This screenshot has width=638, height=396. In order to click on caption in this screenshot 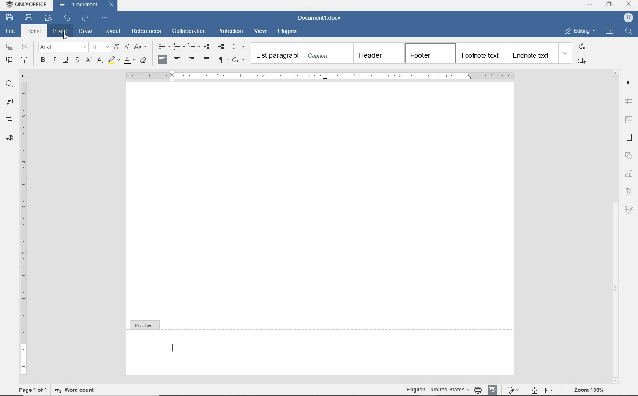, I will do `click(329, 53)`.